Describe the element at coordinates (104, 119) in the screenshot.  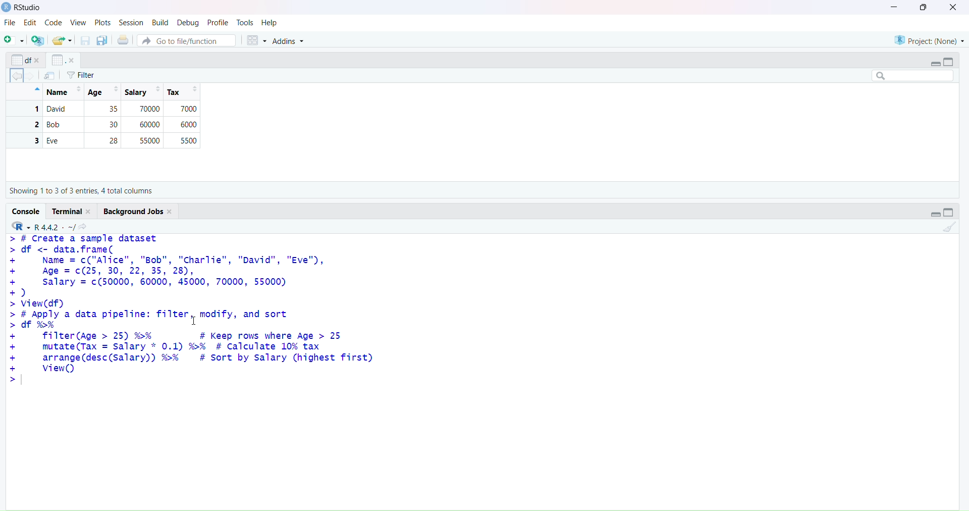
I see `Name | Age| Salary | Tax 1 Alice 25 50000  7000 2 Bob 30 60000 6000 3 Eve 28 55000 5500` at that location.